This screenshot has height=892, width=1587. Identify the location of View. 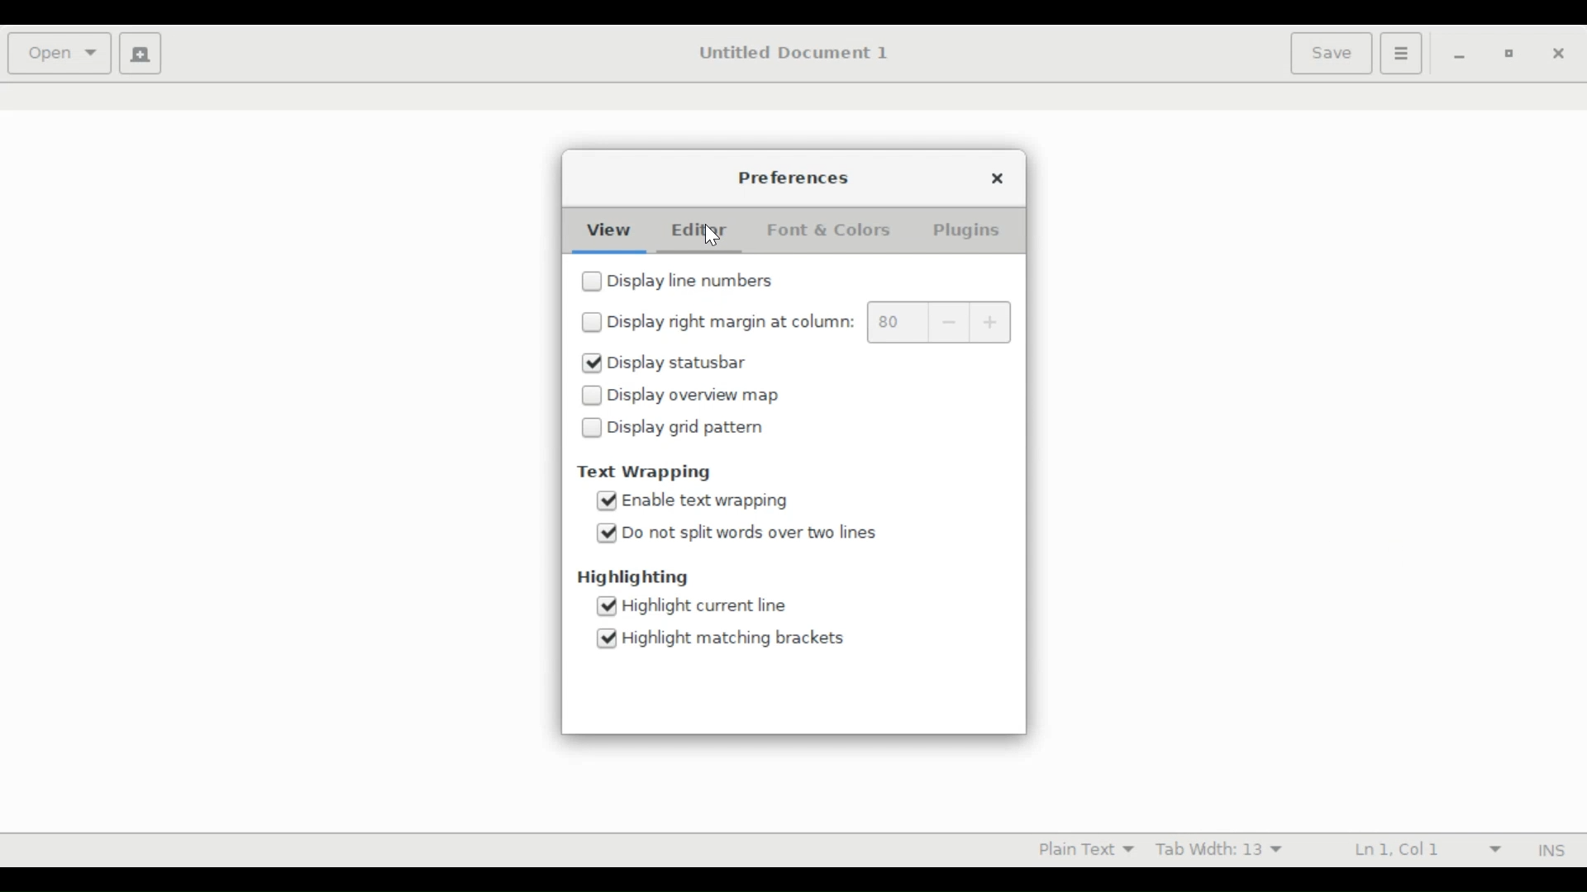
(606, 230).